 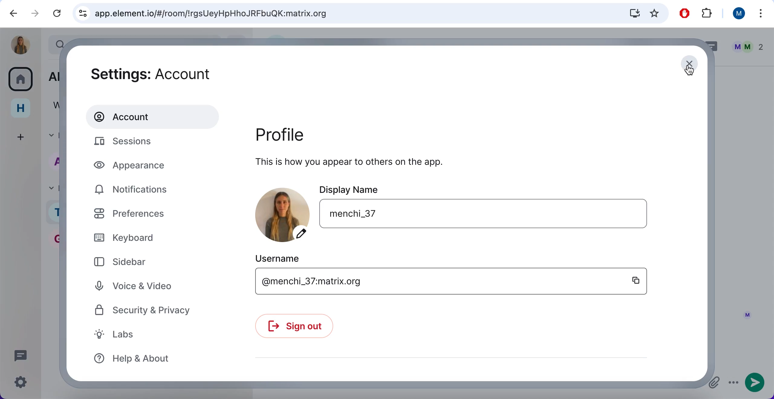 I want to click on voice and video, so click(x=154, y=287).